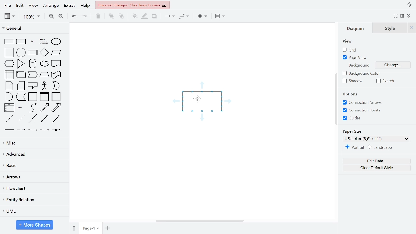  Describe the element at coordinates (57, 130) in the screenshot. I see `connector with symbol` at that location.